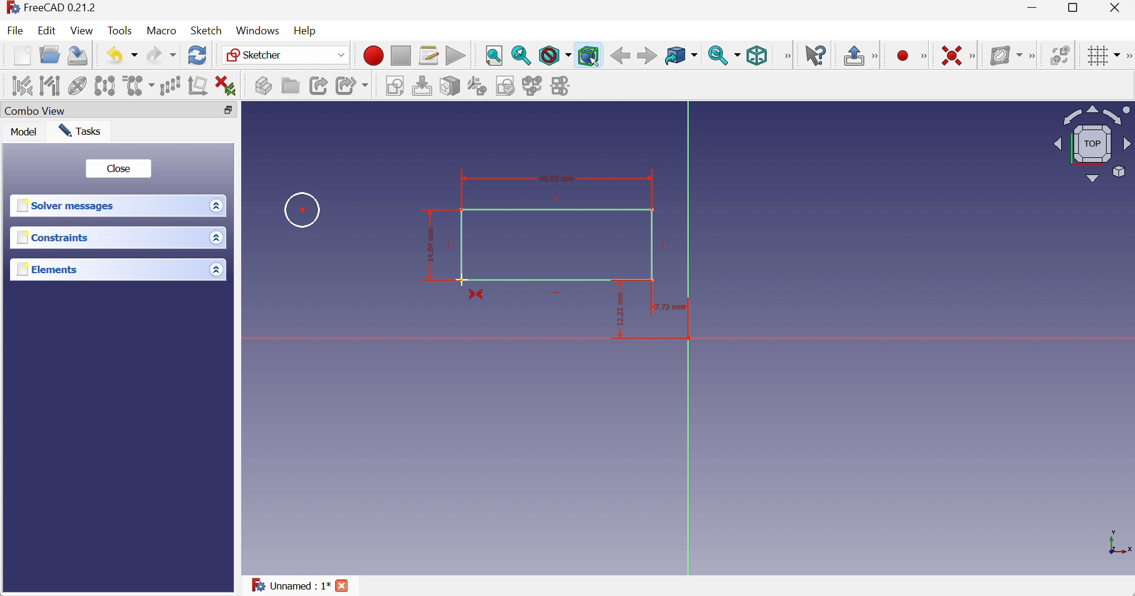 The width and height of the screenshot is (1135, 596). What do you see at coordinates (400, 56) in the screenshot?
I see `Stop macro recording` at bounding box center [400, 56].